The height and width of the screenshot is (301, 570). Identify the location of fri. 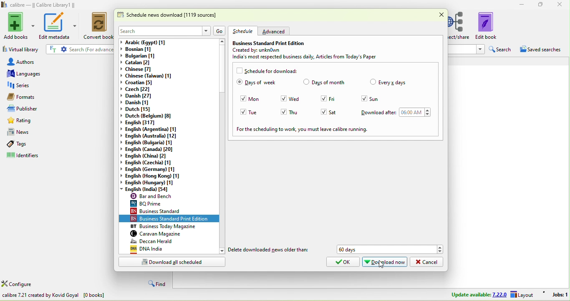
(338, 98).